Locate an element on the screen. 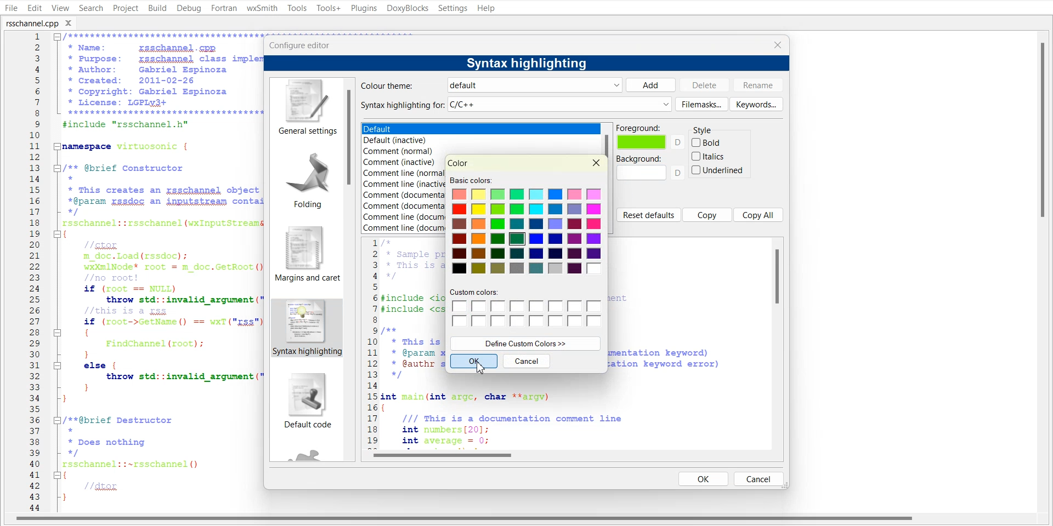 This screenshot has width=1053, height=526. Line Number is located at coordinates (26, 272).